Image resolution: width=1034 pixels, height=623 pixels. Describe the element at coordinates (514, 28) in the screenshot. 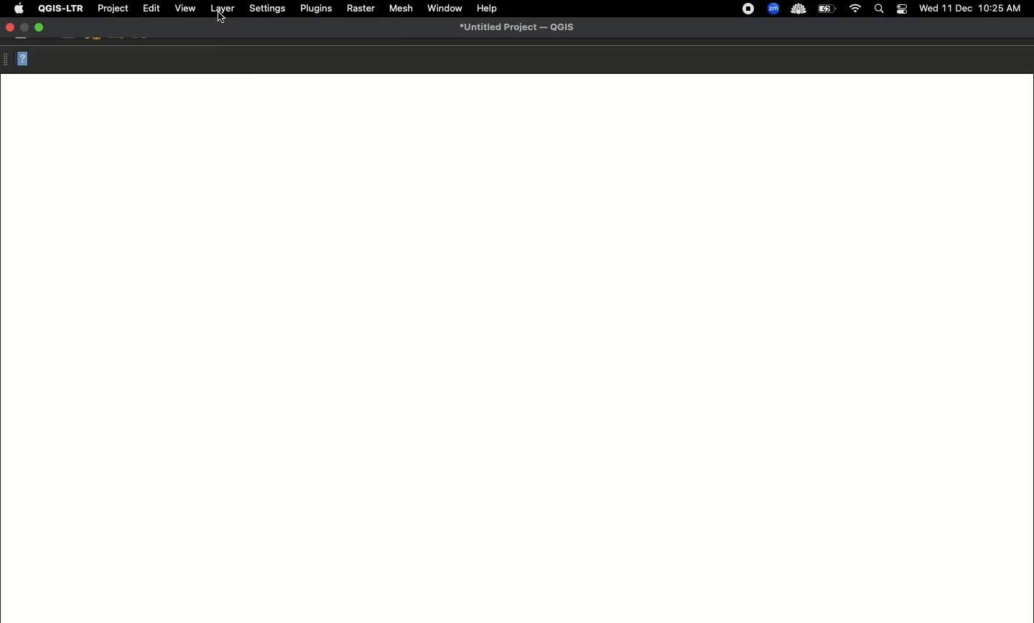

I see `Untitled project` at that location.